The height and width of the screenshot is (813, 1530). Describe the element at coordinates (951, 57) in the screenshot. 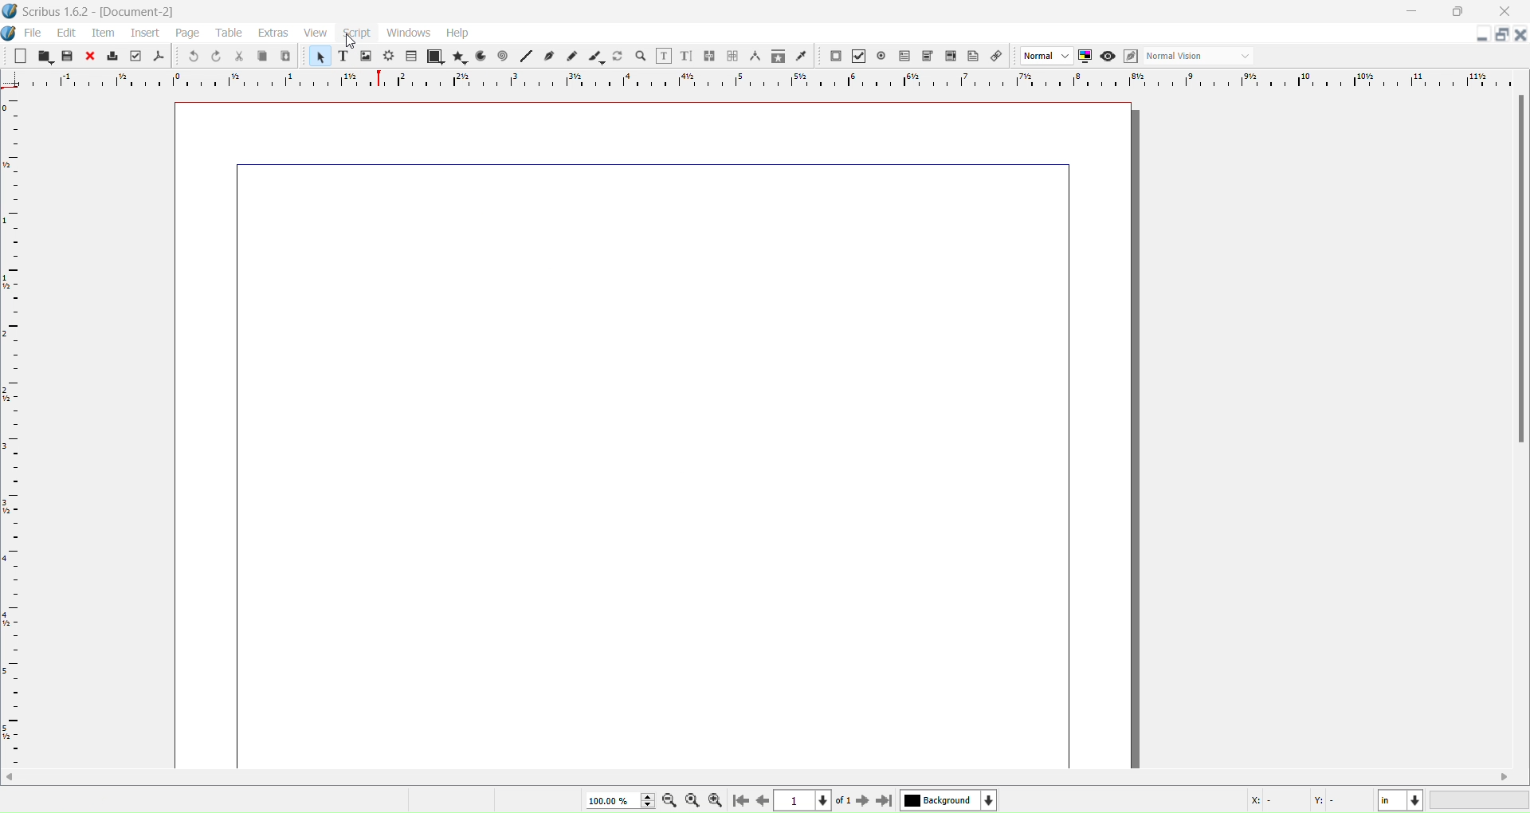

I see `PDF List Box` at that location.